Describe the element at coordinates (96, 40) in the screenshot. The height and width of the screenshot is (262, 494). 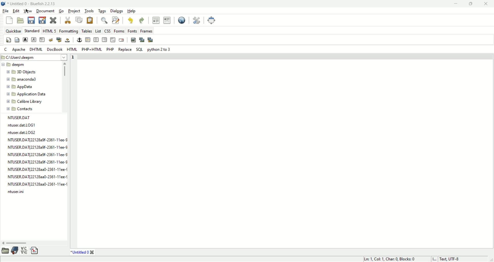
I see `center` at that location.